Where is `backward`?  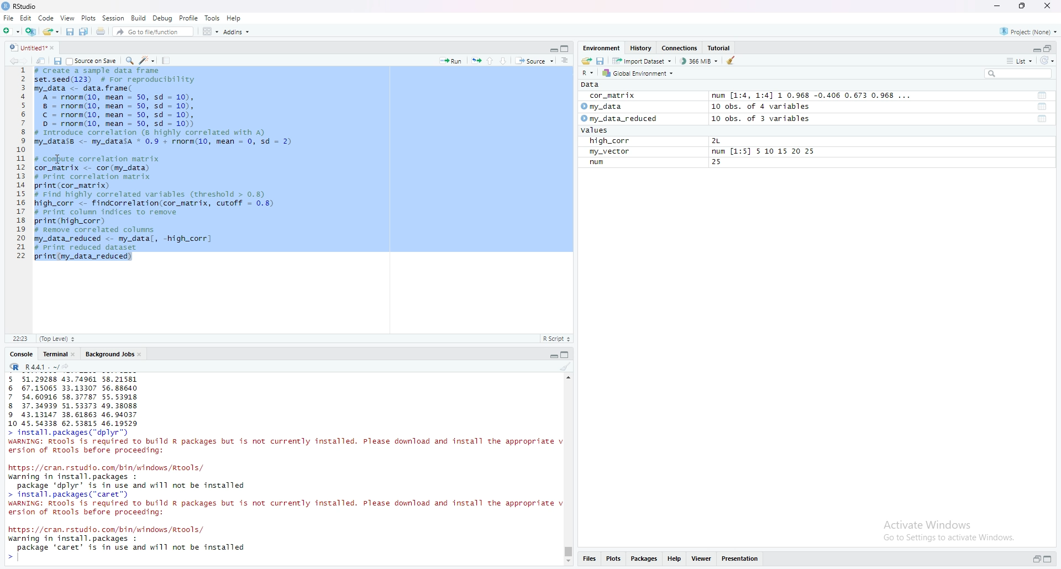 backward is located at coordinates (12, 61).